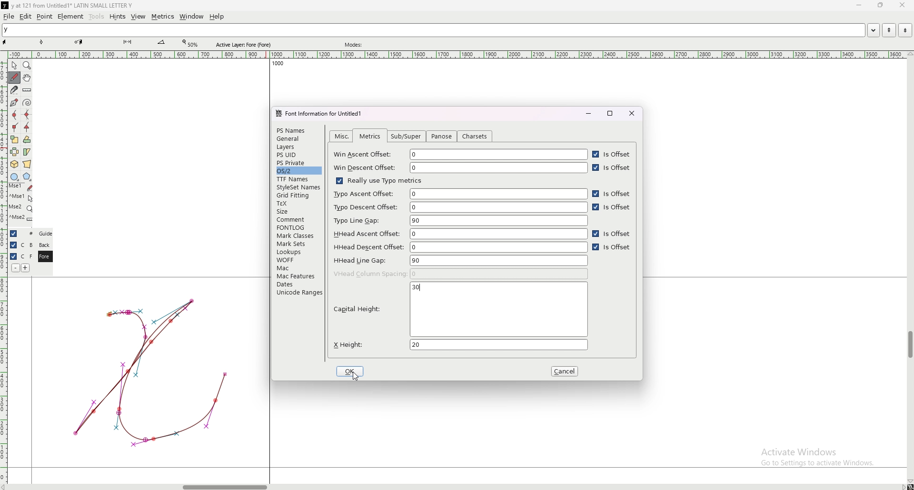 Image resolution: width=914 pixels, height=490 pixels. Describe the element at coordinates (408, 137) in the screenshot. I see `sub/super` at that location.